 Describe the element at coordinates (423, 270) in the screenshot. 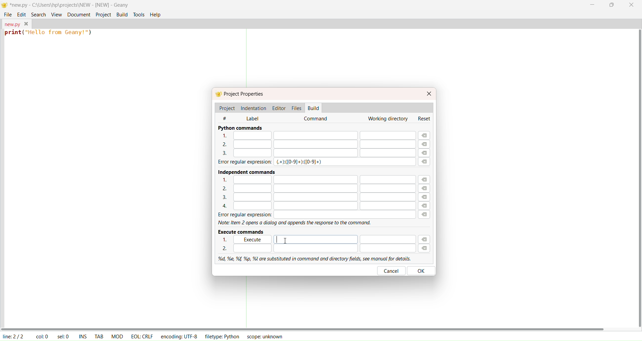

I see `ok` at that location.